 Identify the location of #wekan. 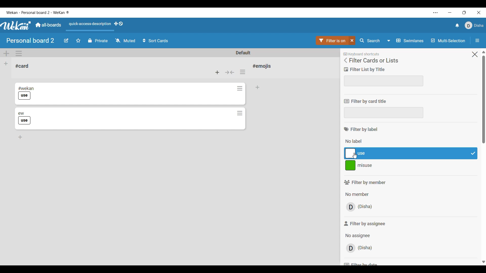
(26, 88).